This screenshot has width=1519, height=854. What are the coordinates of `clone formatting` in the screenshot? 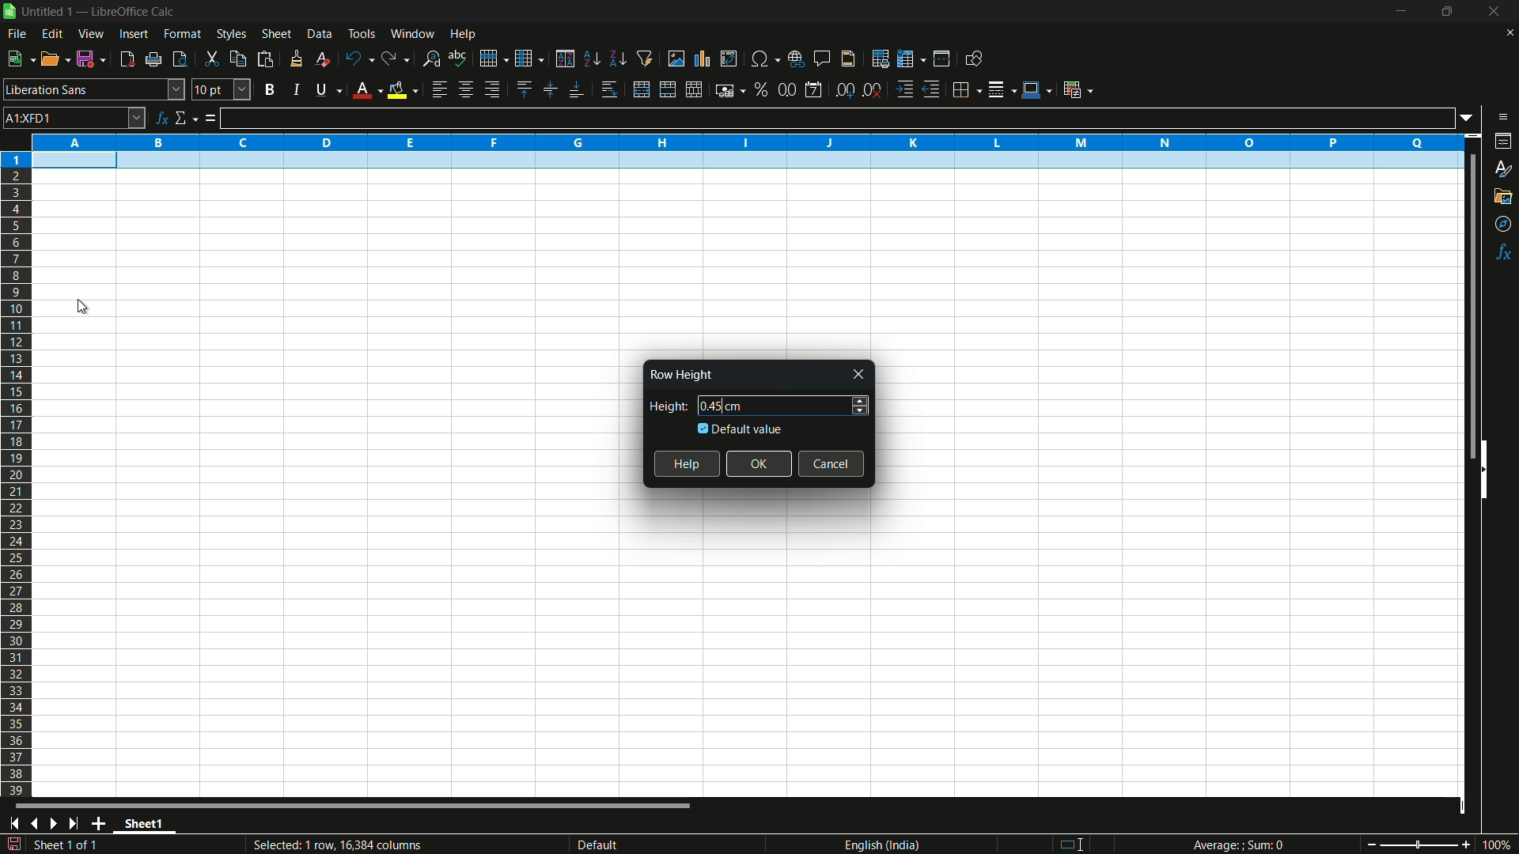 It's located at (296, 59).